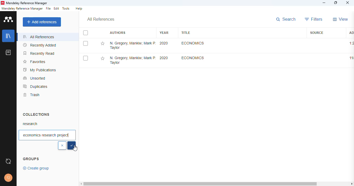  I want to click on logo, so click(2, 3).